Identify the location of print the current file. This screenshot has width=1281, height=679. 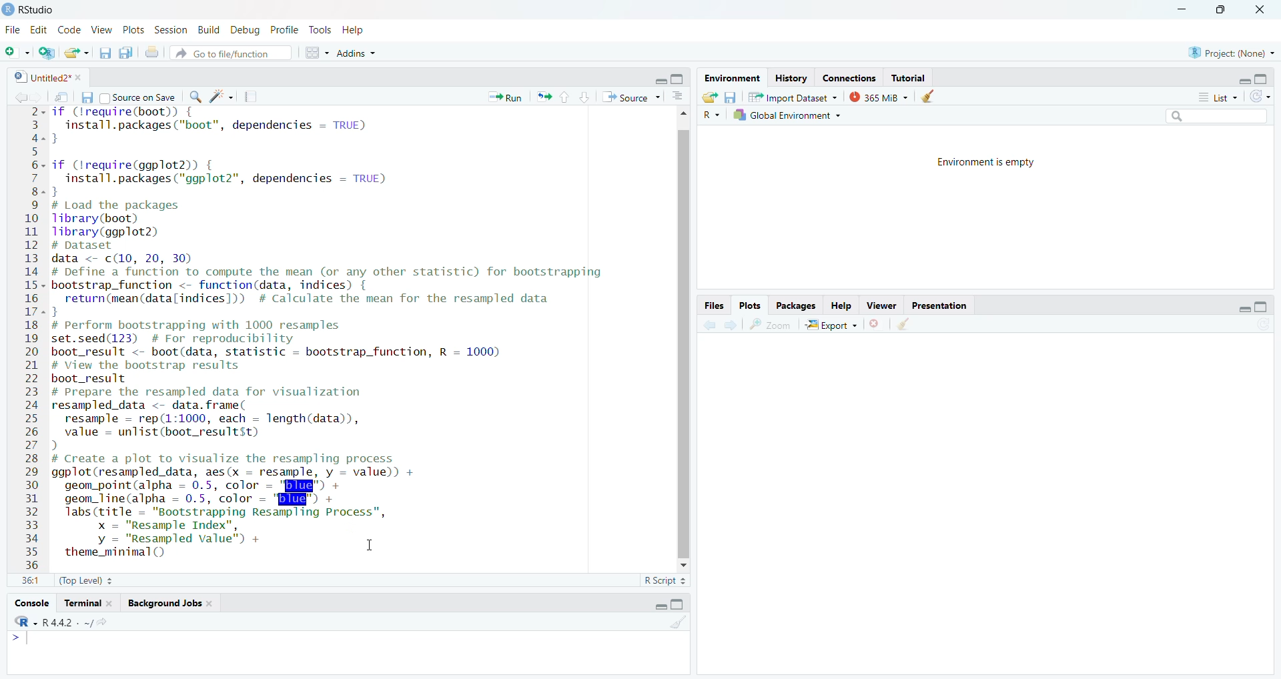
(155, 52).